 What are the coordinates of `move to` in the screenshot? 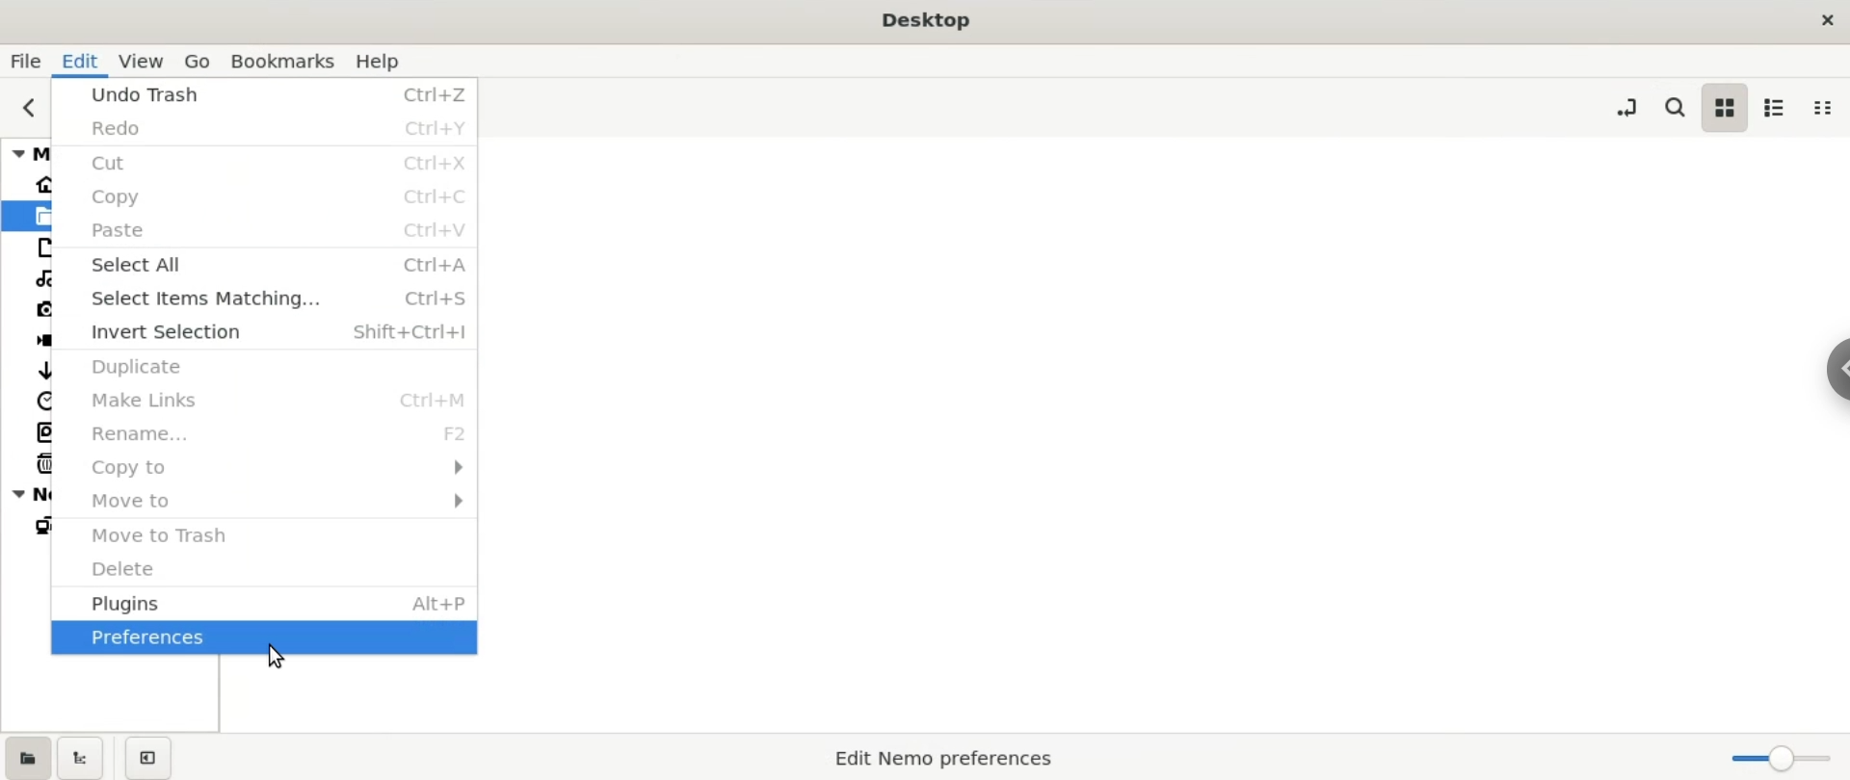 It's located at (262, 503).